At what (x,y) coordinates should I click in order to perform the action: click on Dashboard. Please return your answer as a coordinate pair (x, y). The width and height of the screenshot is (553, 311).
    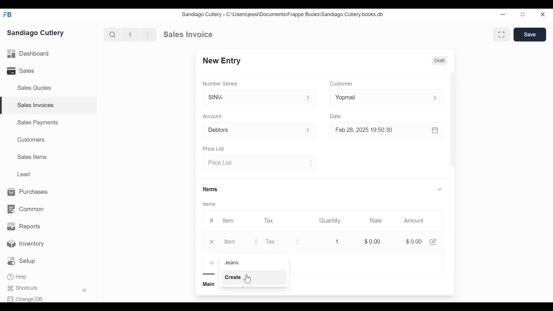
    Looking at the image, I should click on (29, 53).